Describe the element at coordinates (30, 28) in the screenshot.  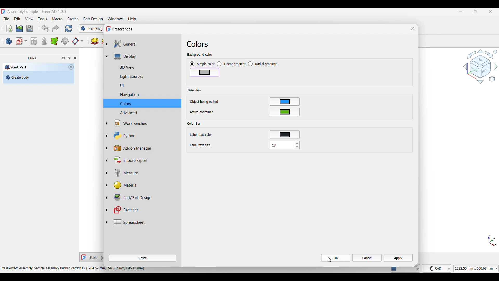
I see `Save` at that location.